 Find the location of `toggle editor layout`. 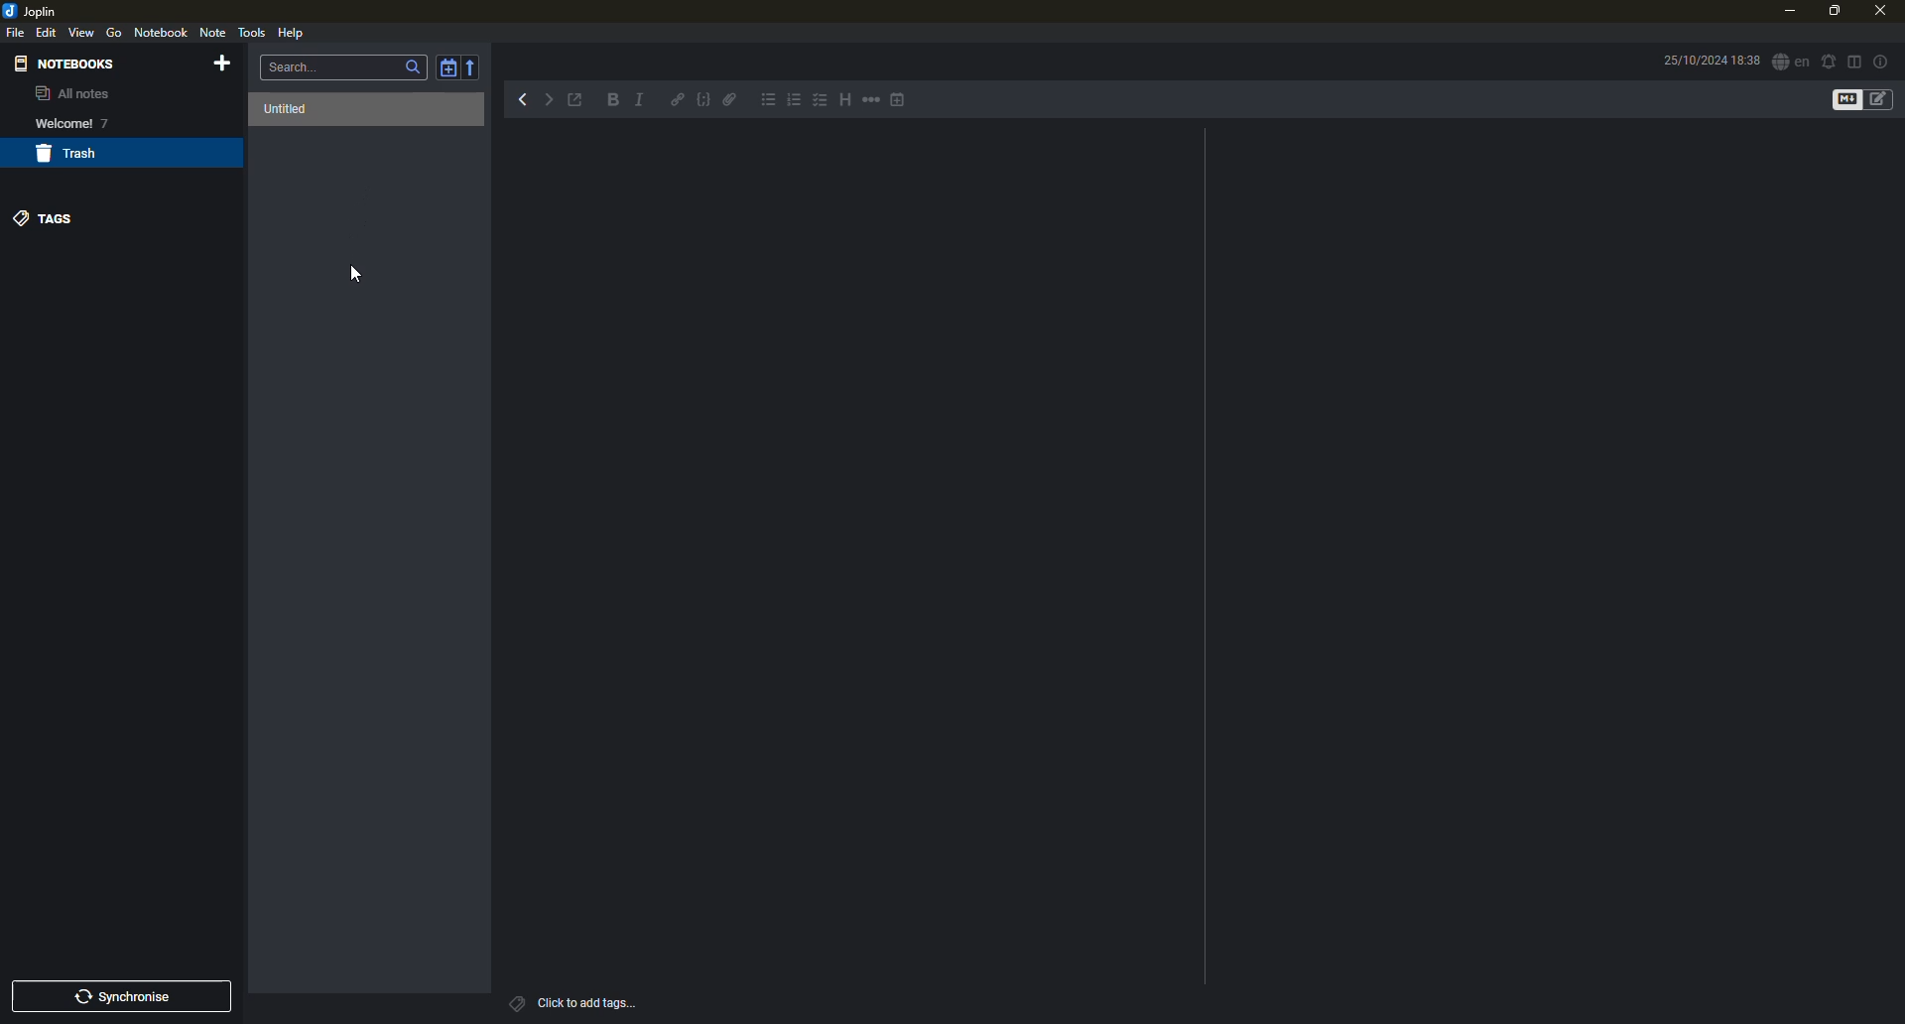

toggle editor layout is located at coordinates (1854, 61).